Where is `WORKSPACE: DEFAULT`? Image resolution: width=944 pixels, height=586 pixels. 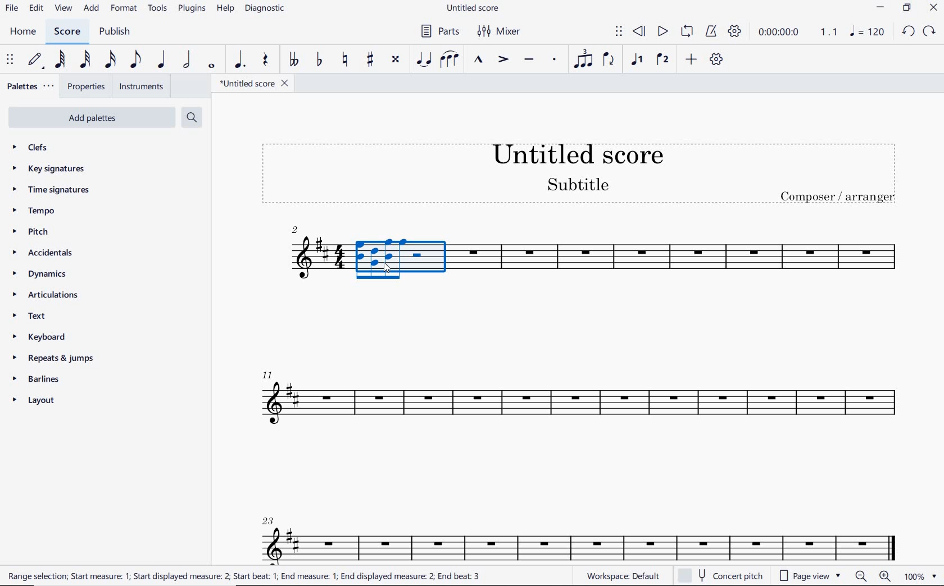
WORKSPACE: DEFAULT is located at coordinates (621, 575).